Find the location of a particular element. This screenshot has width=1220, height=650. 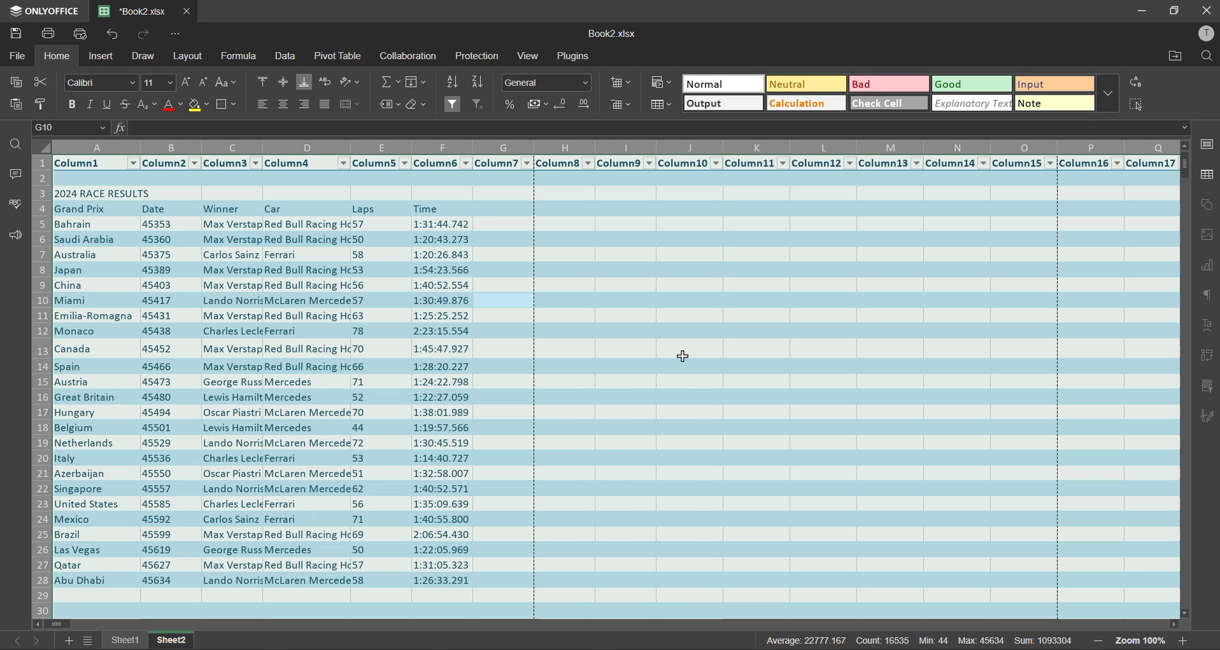

zoom in is located at coordinates (1182, 639).